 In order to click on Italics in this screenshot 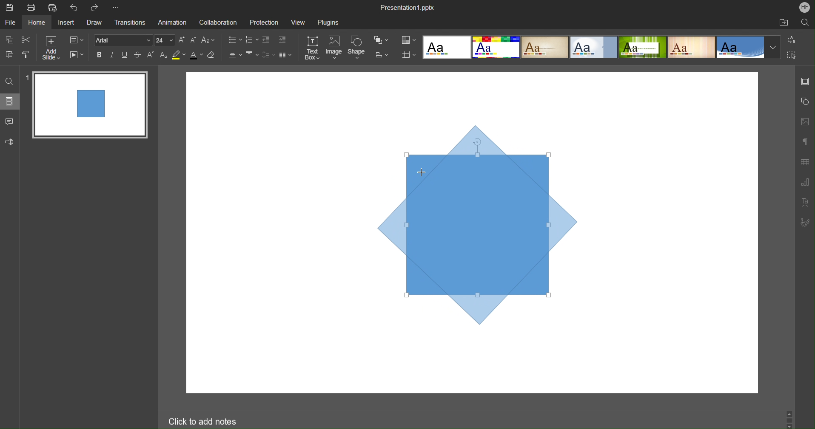, I will do `click(112, 55)`.